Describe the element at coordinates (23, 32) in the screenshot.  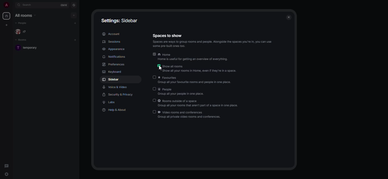
I see `people` at that location.